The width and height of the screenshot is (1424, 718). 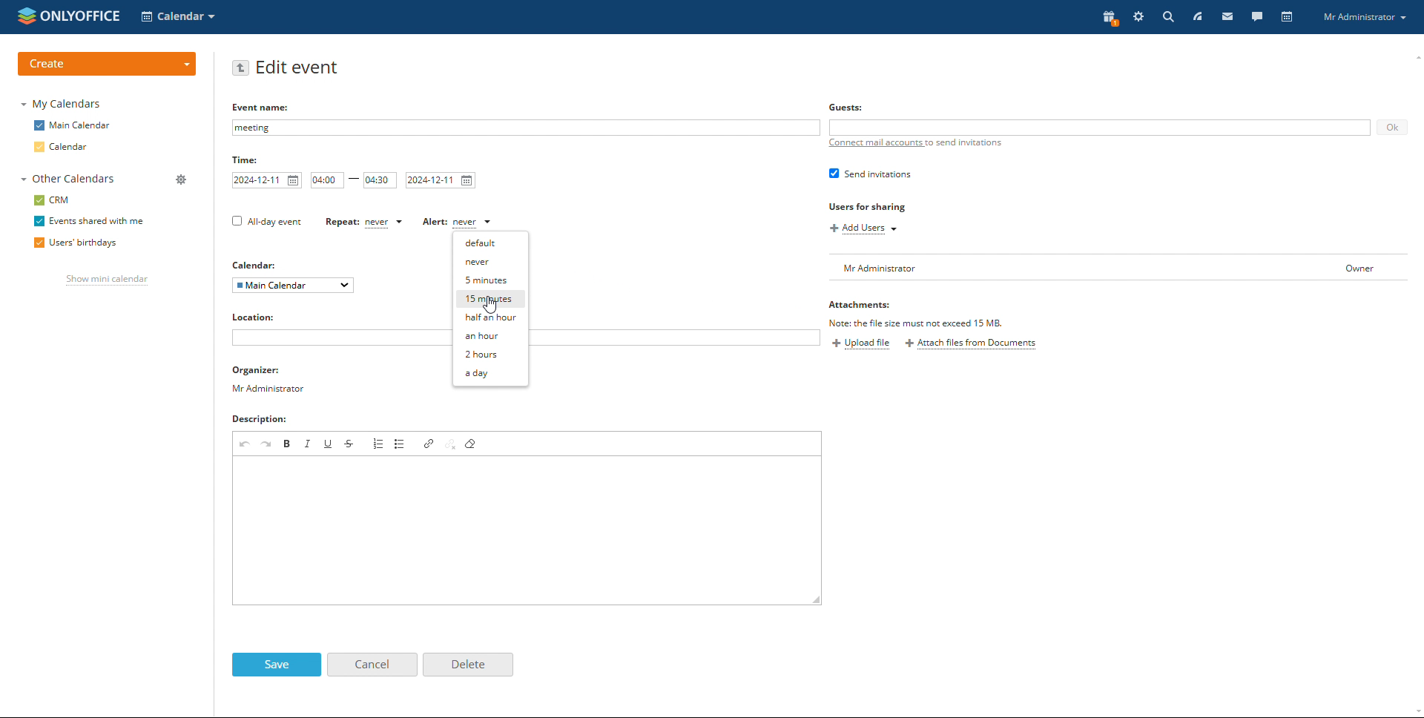 I want to click on create, so click(x=106, y=64).